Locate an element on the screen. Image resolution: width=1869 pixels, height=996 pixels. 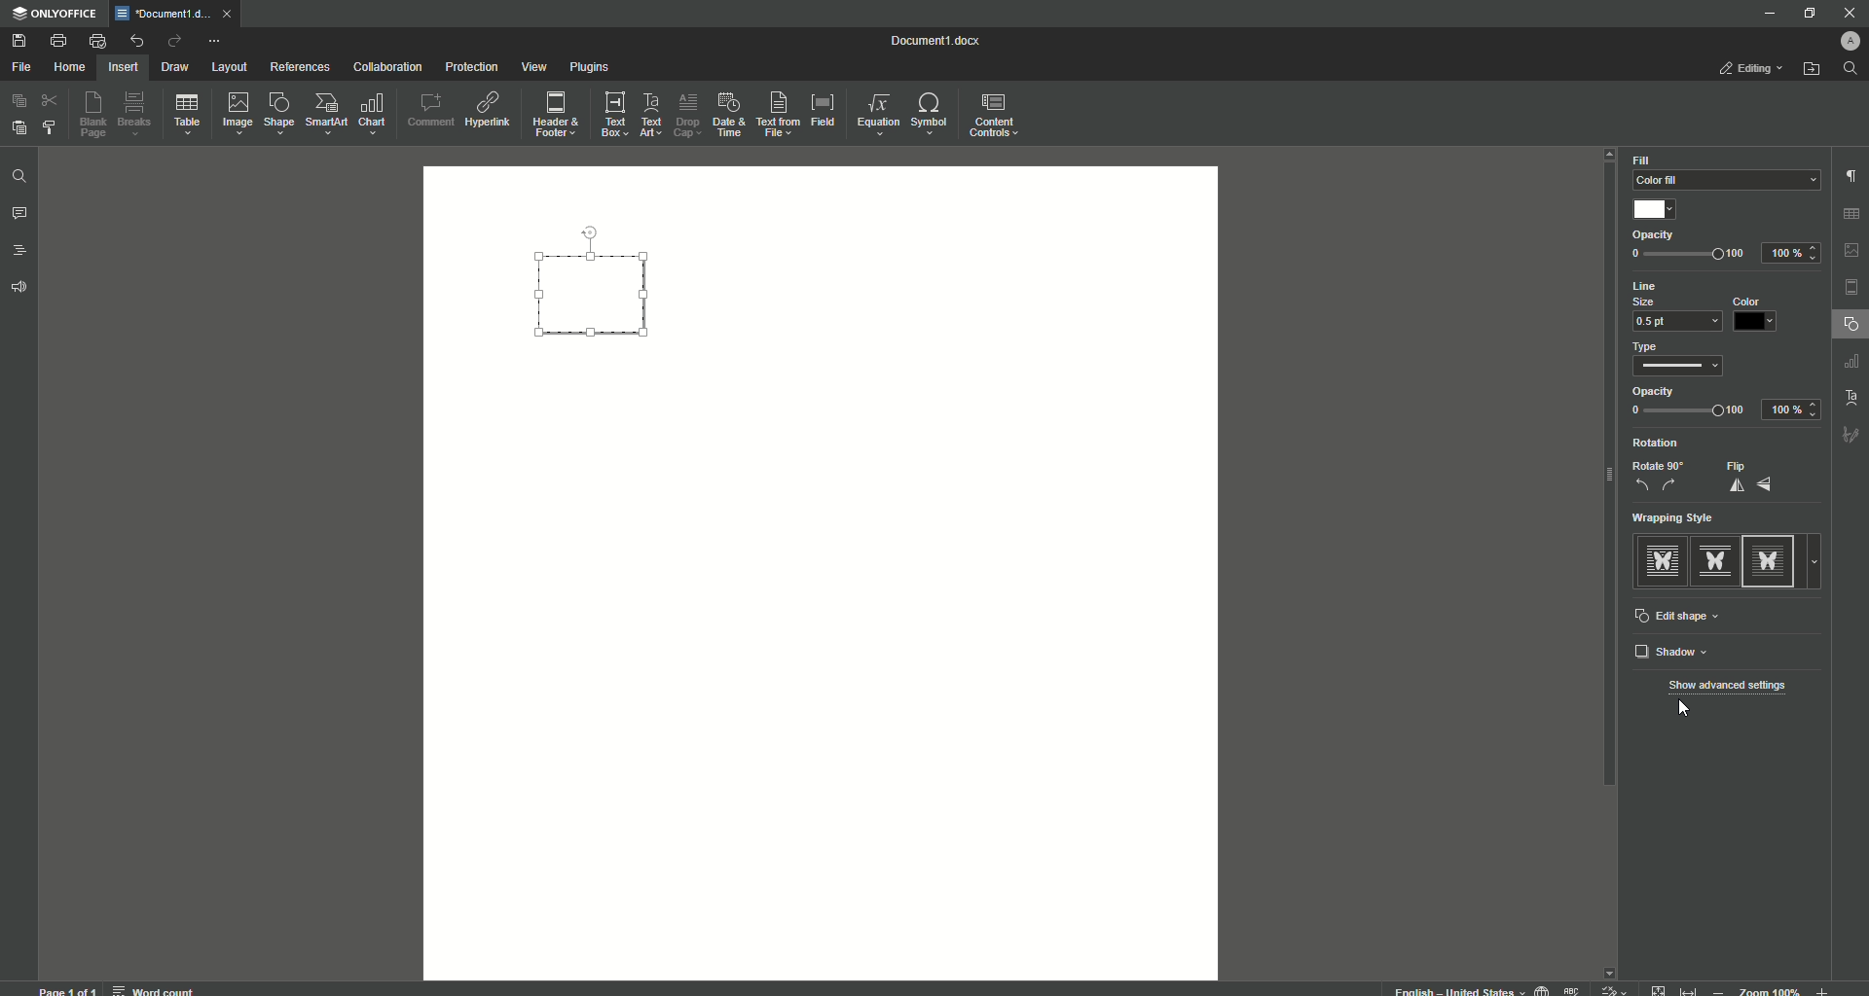
close is located at coordinates (232, 13).